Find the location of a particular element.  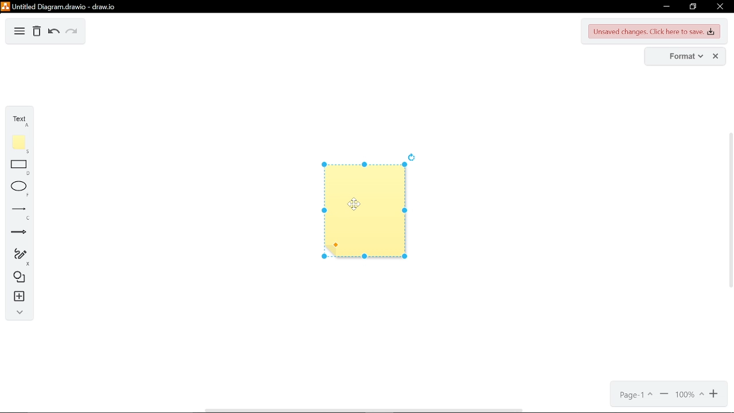

close is located at coordinates (716, 56).